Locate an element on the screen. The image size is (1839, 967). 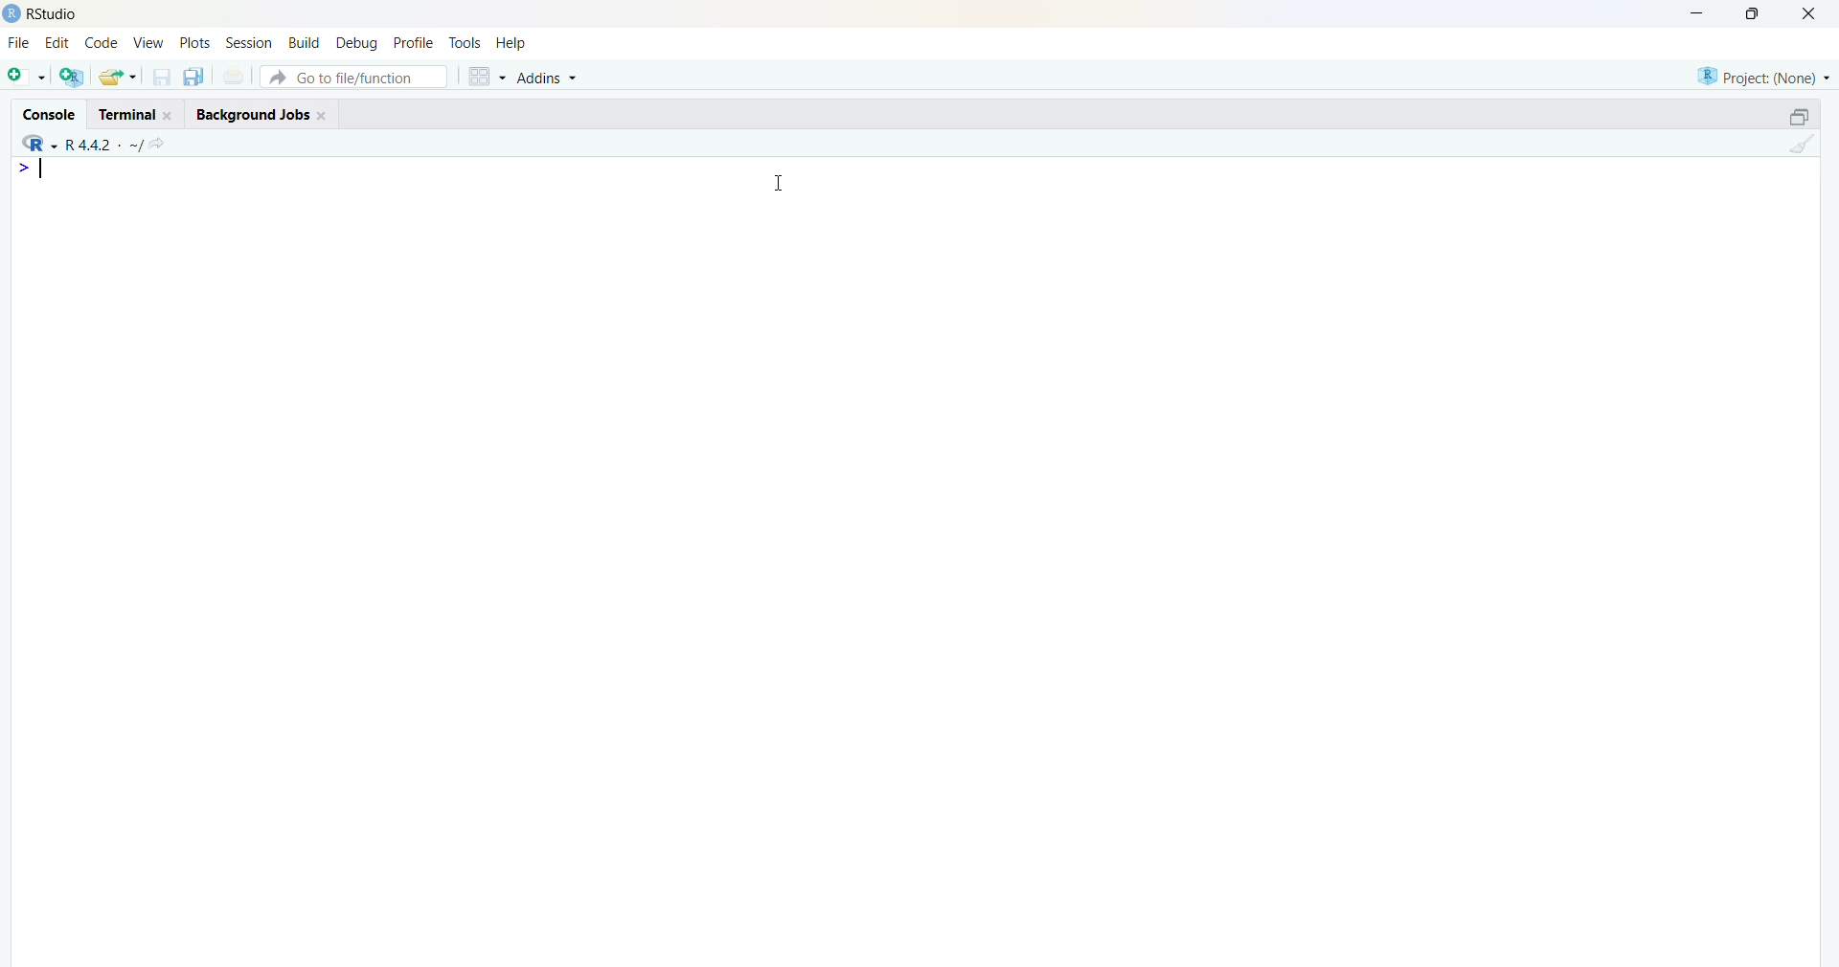
Addins is located at coordinates (551, 79).